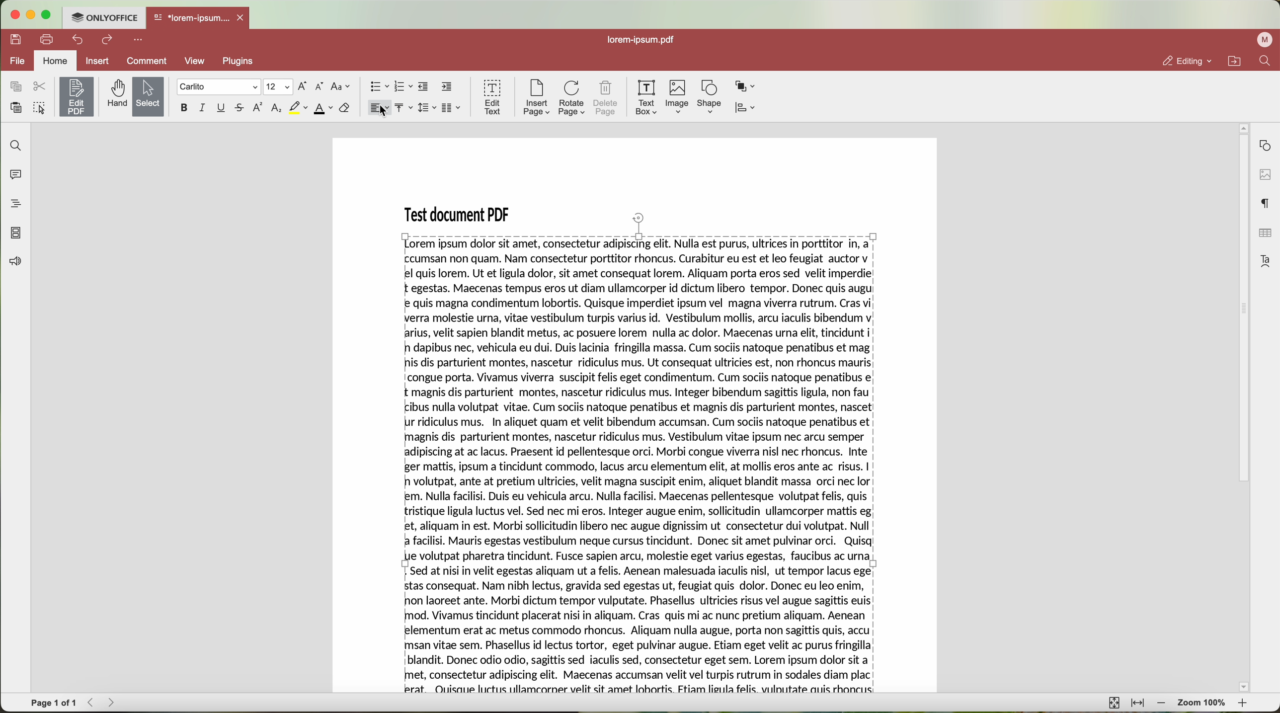 Image resolution: width=1280 pixels, height=713 pixels. I want to click on cut, so click(41, 87).